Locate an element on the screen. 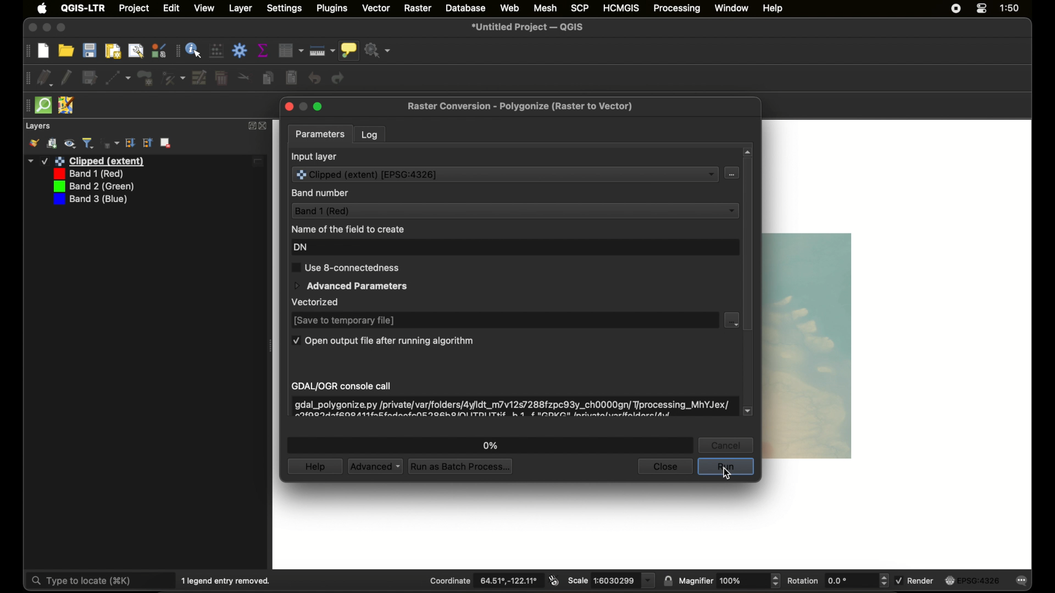 This screenshot has height=593, width=1055. maximize is located at coordinates (63, 28).